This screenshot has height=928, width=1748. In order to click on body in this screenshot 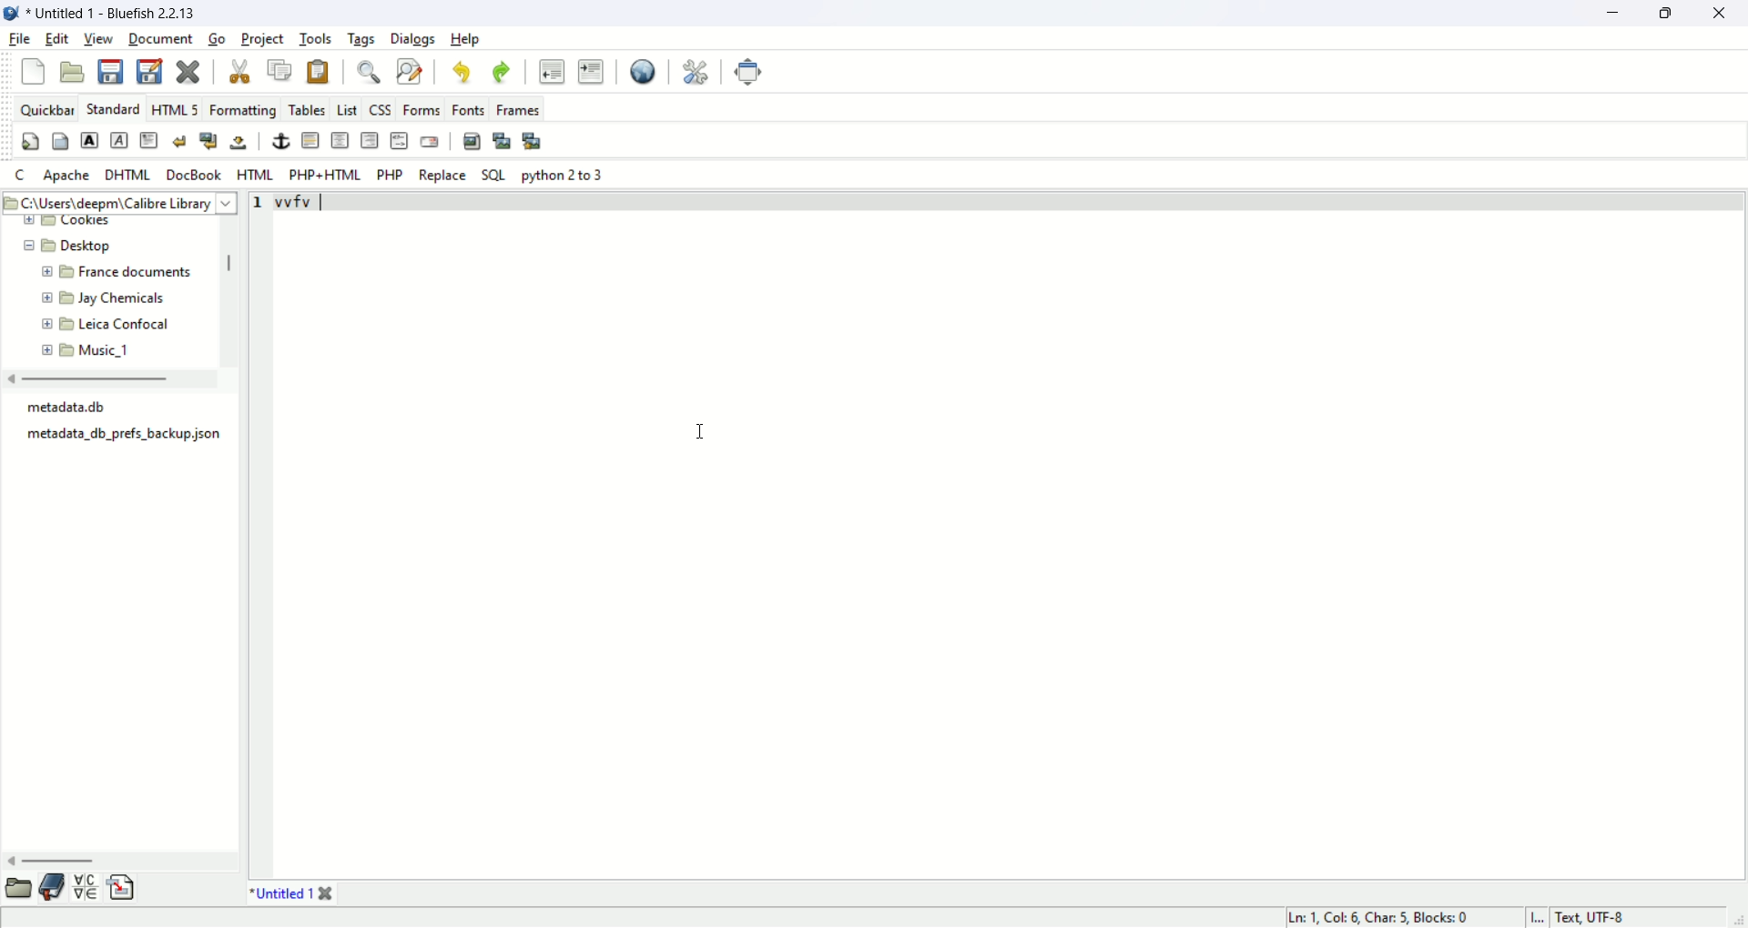, I will do `click(154, 141)`.